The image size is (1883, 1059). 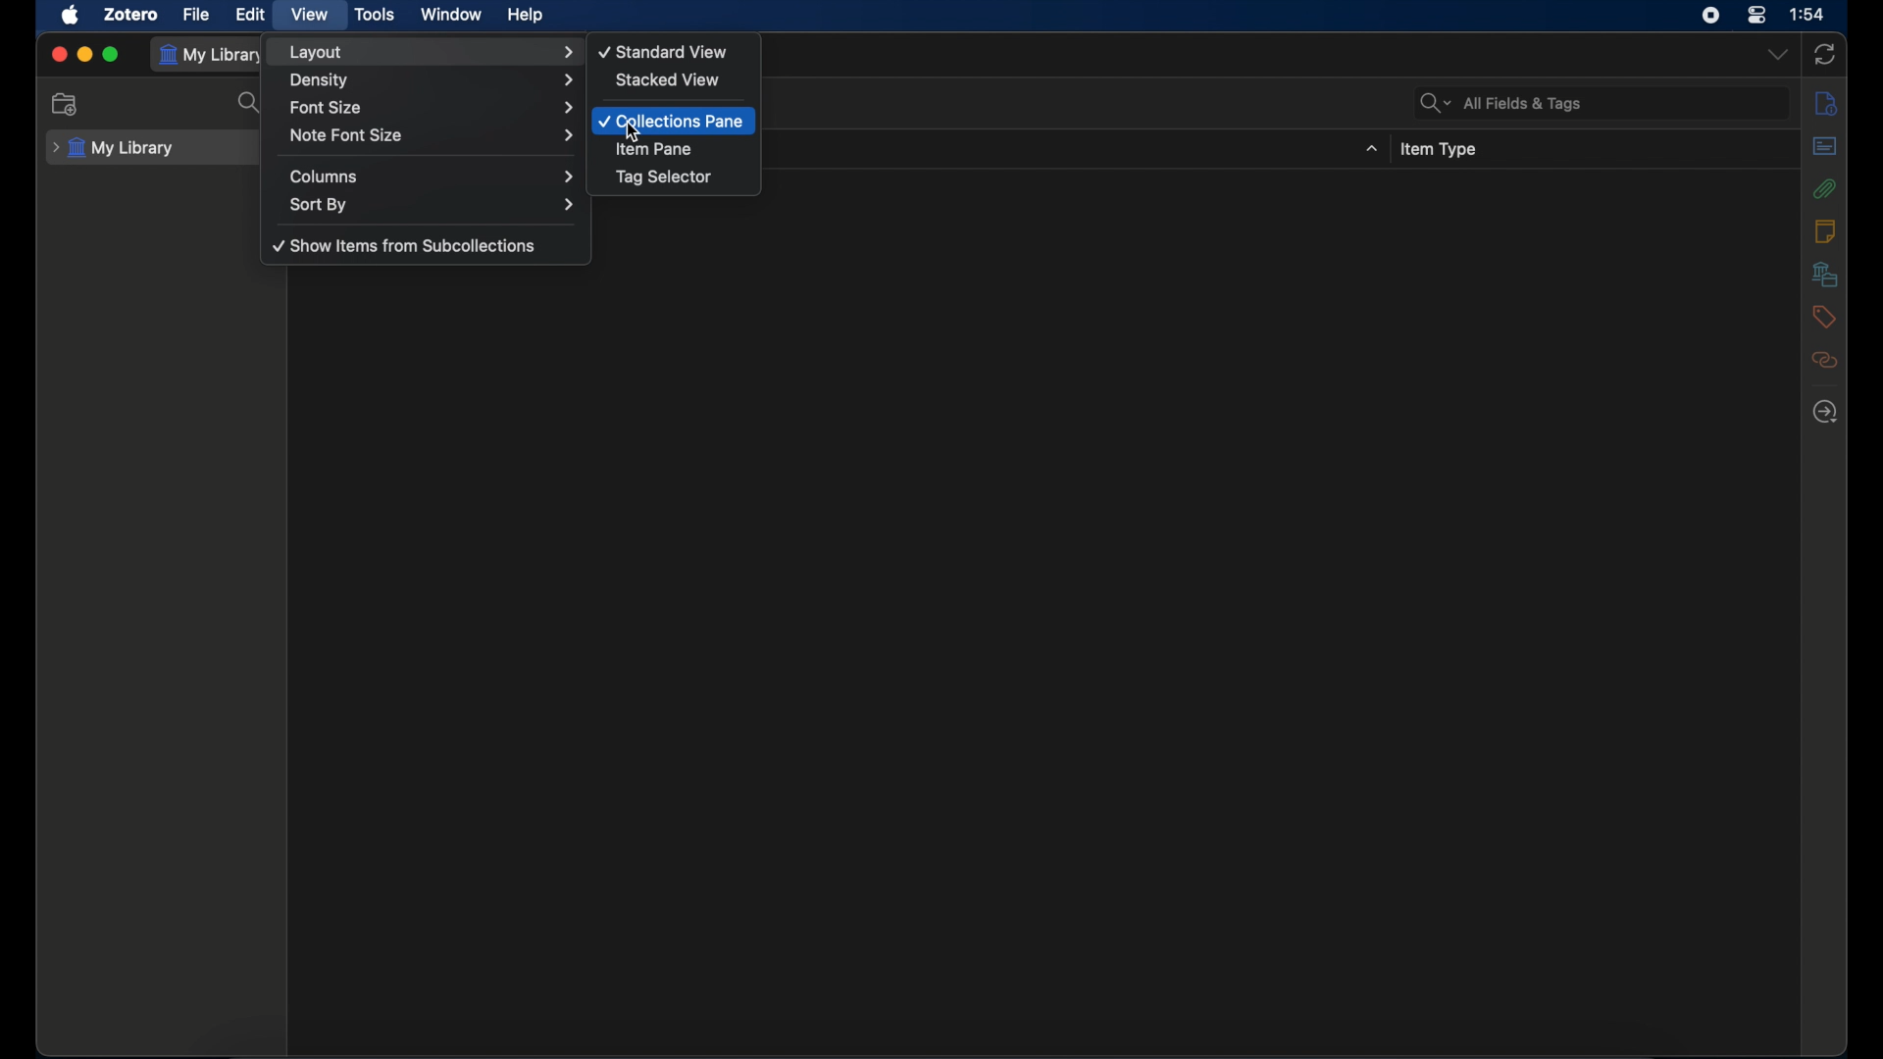 What do you see at coordinates (67, 103) in the screenshot?
I see `new collections` at bounding box center [67, 103].